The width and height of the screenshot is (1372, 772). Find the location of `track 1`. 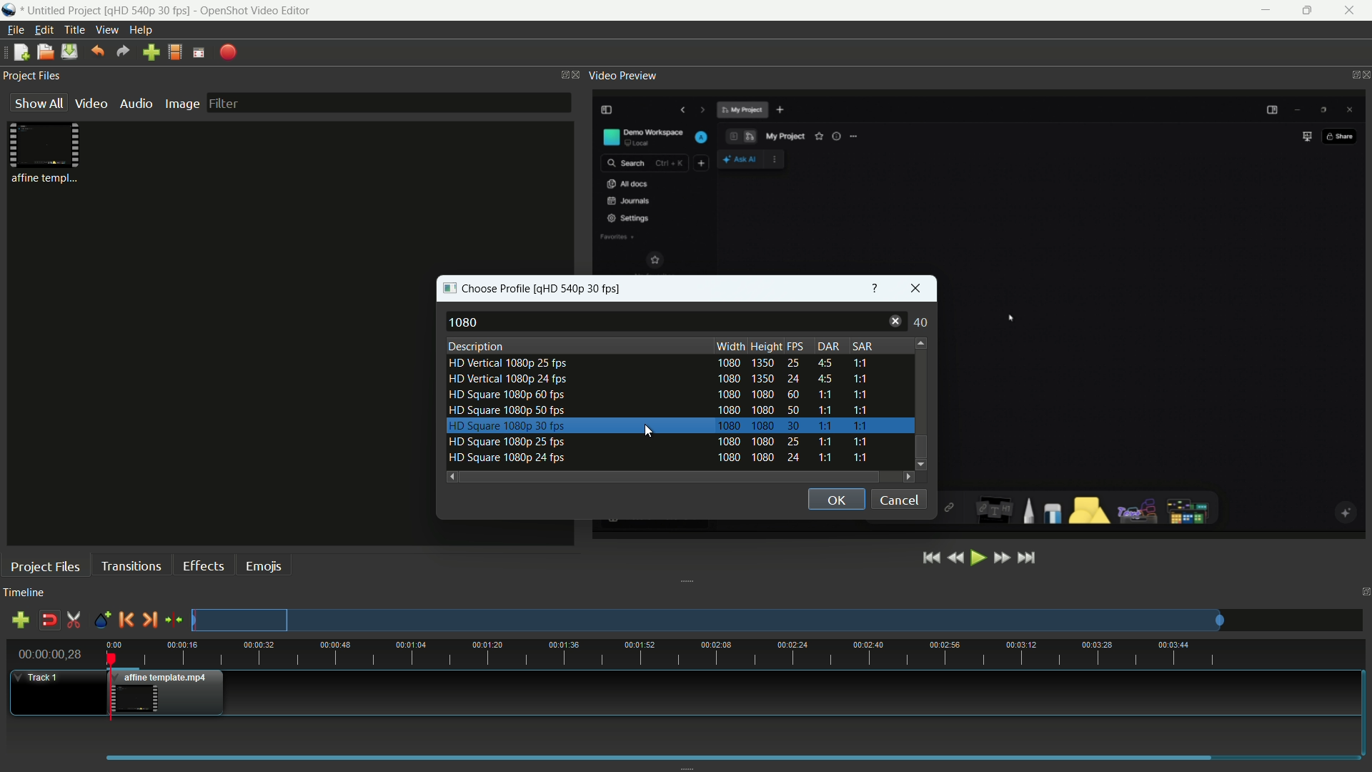

track 1 is located at coordinates (39, 678).